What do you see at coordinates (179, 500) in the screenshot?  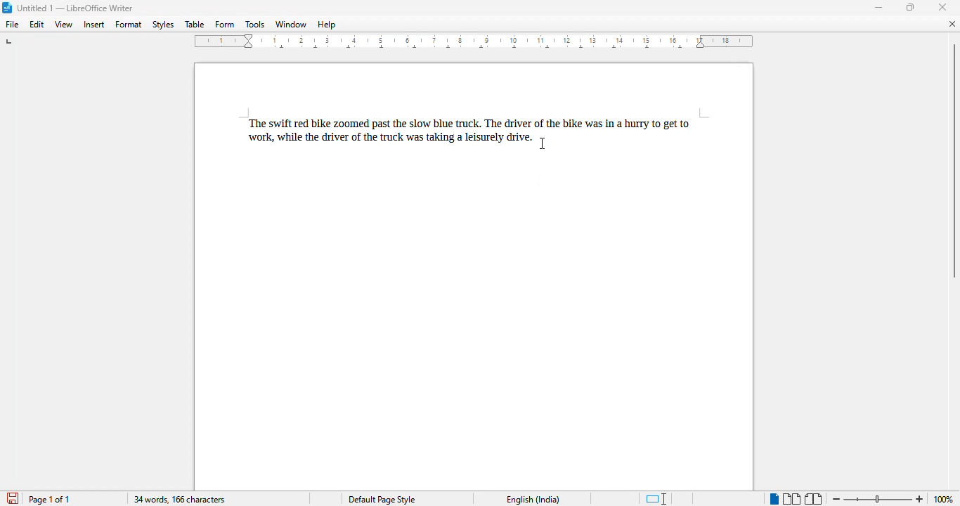 I see `34 words, 166 characters` at bounding box center [179, 500].